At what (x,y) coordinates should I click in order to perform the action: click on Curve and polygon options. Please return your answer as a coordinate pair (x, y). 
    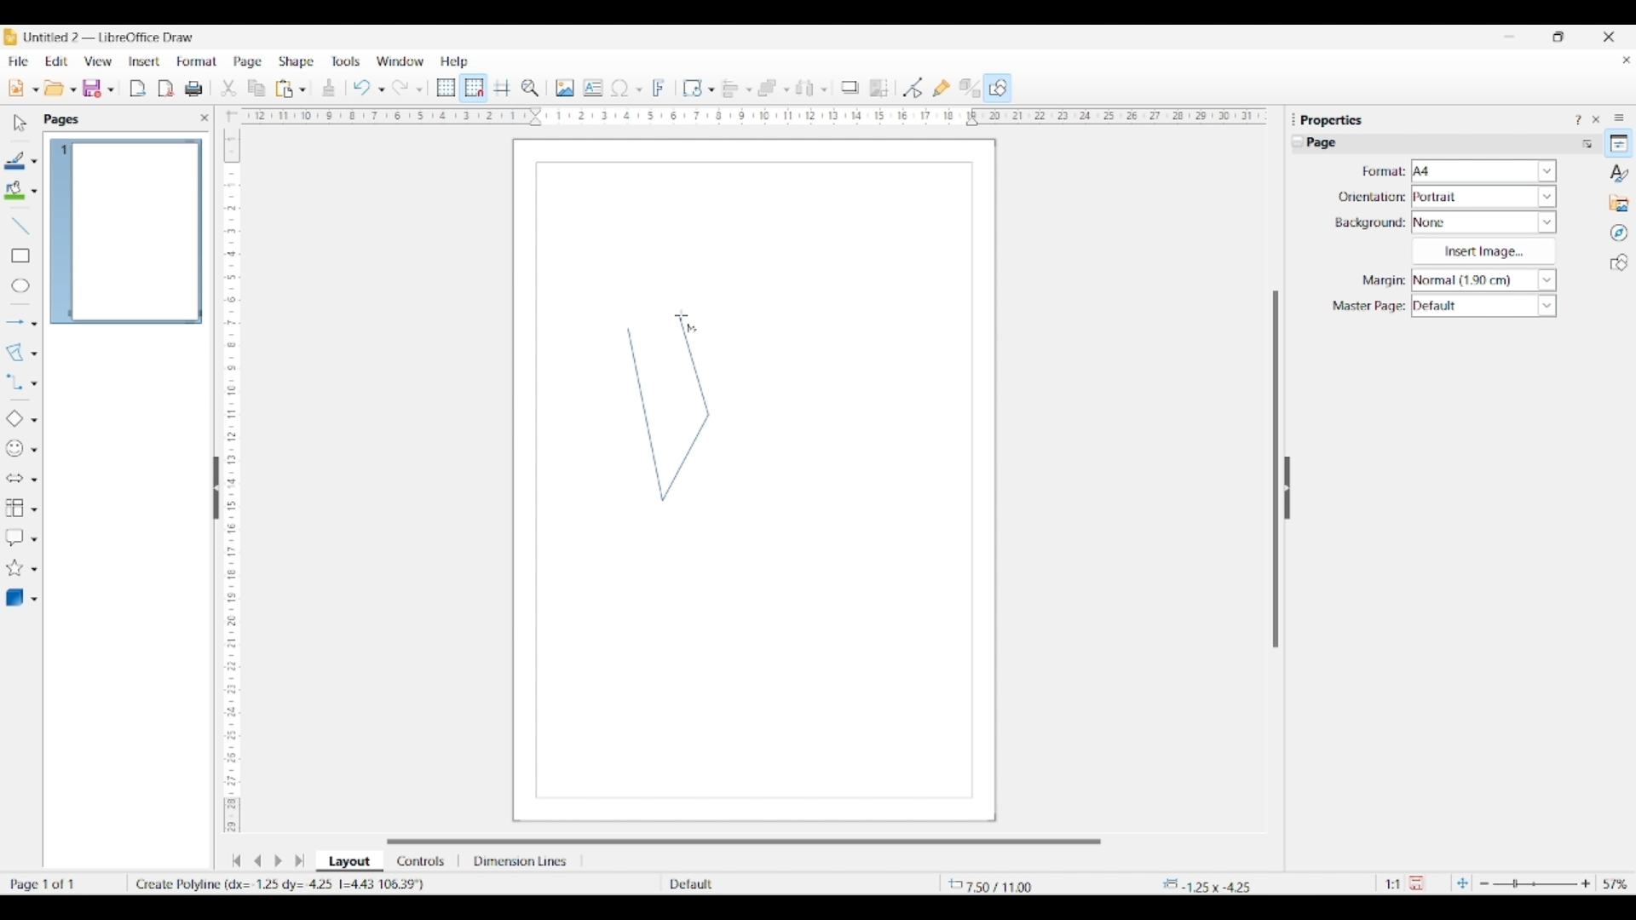
    Looking at the image, I should click on (34, 354).